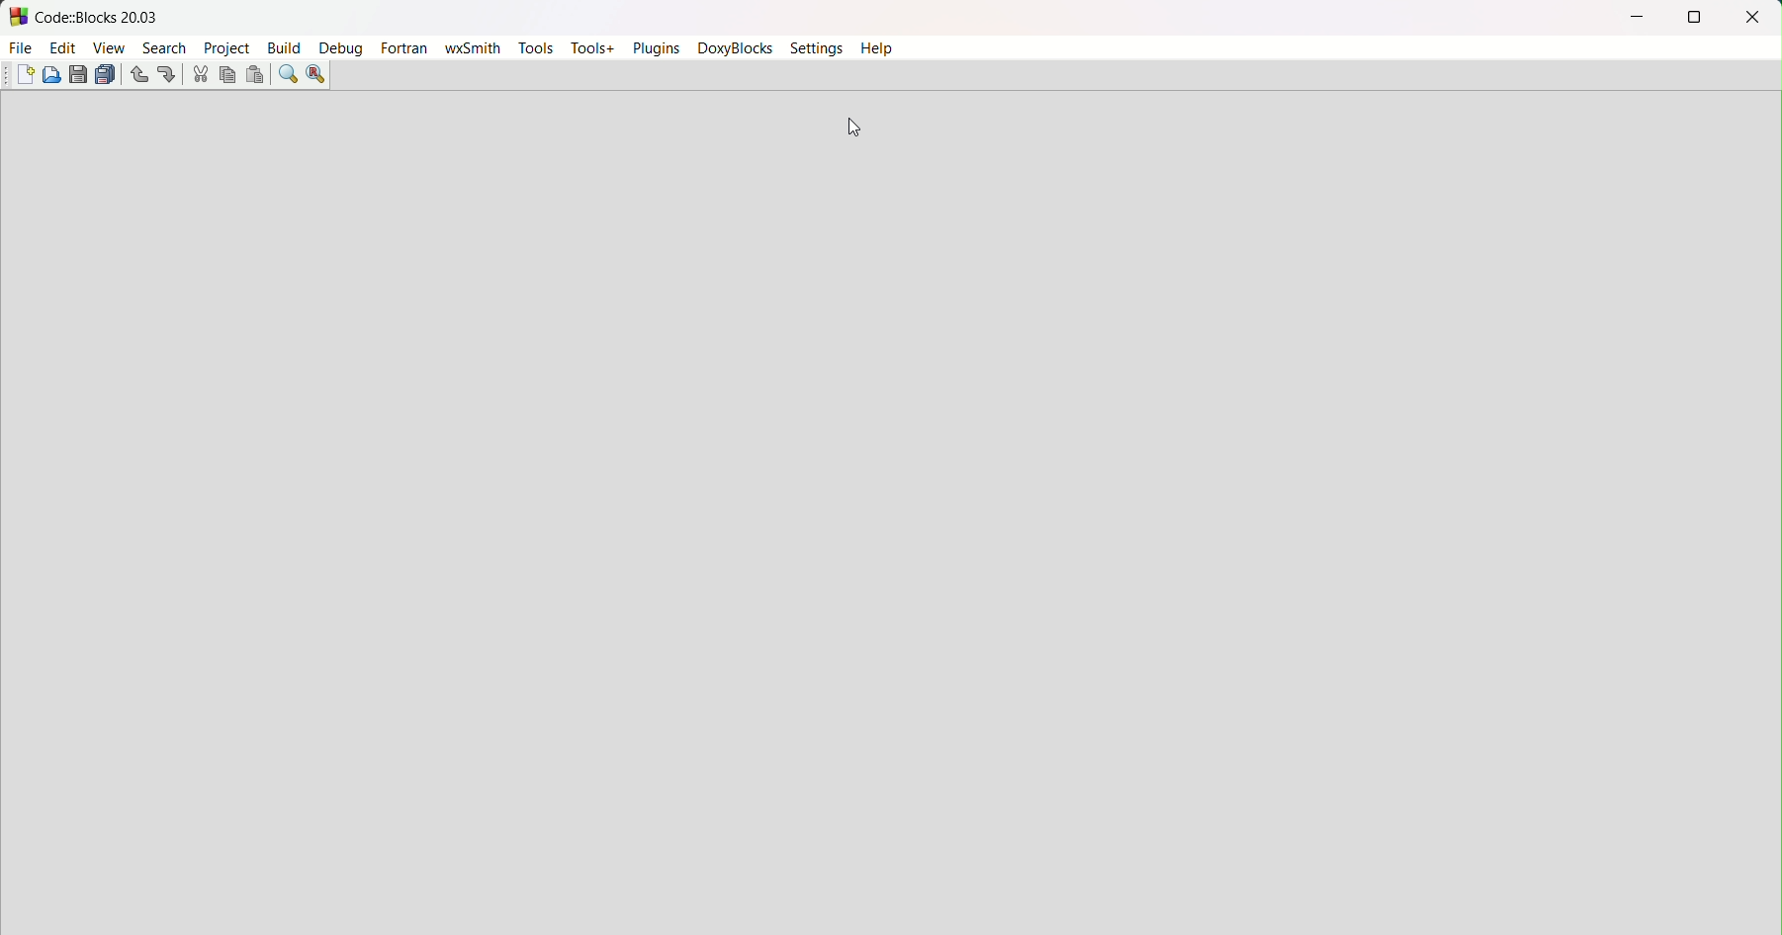  I want to click on open, so click(53, 75).